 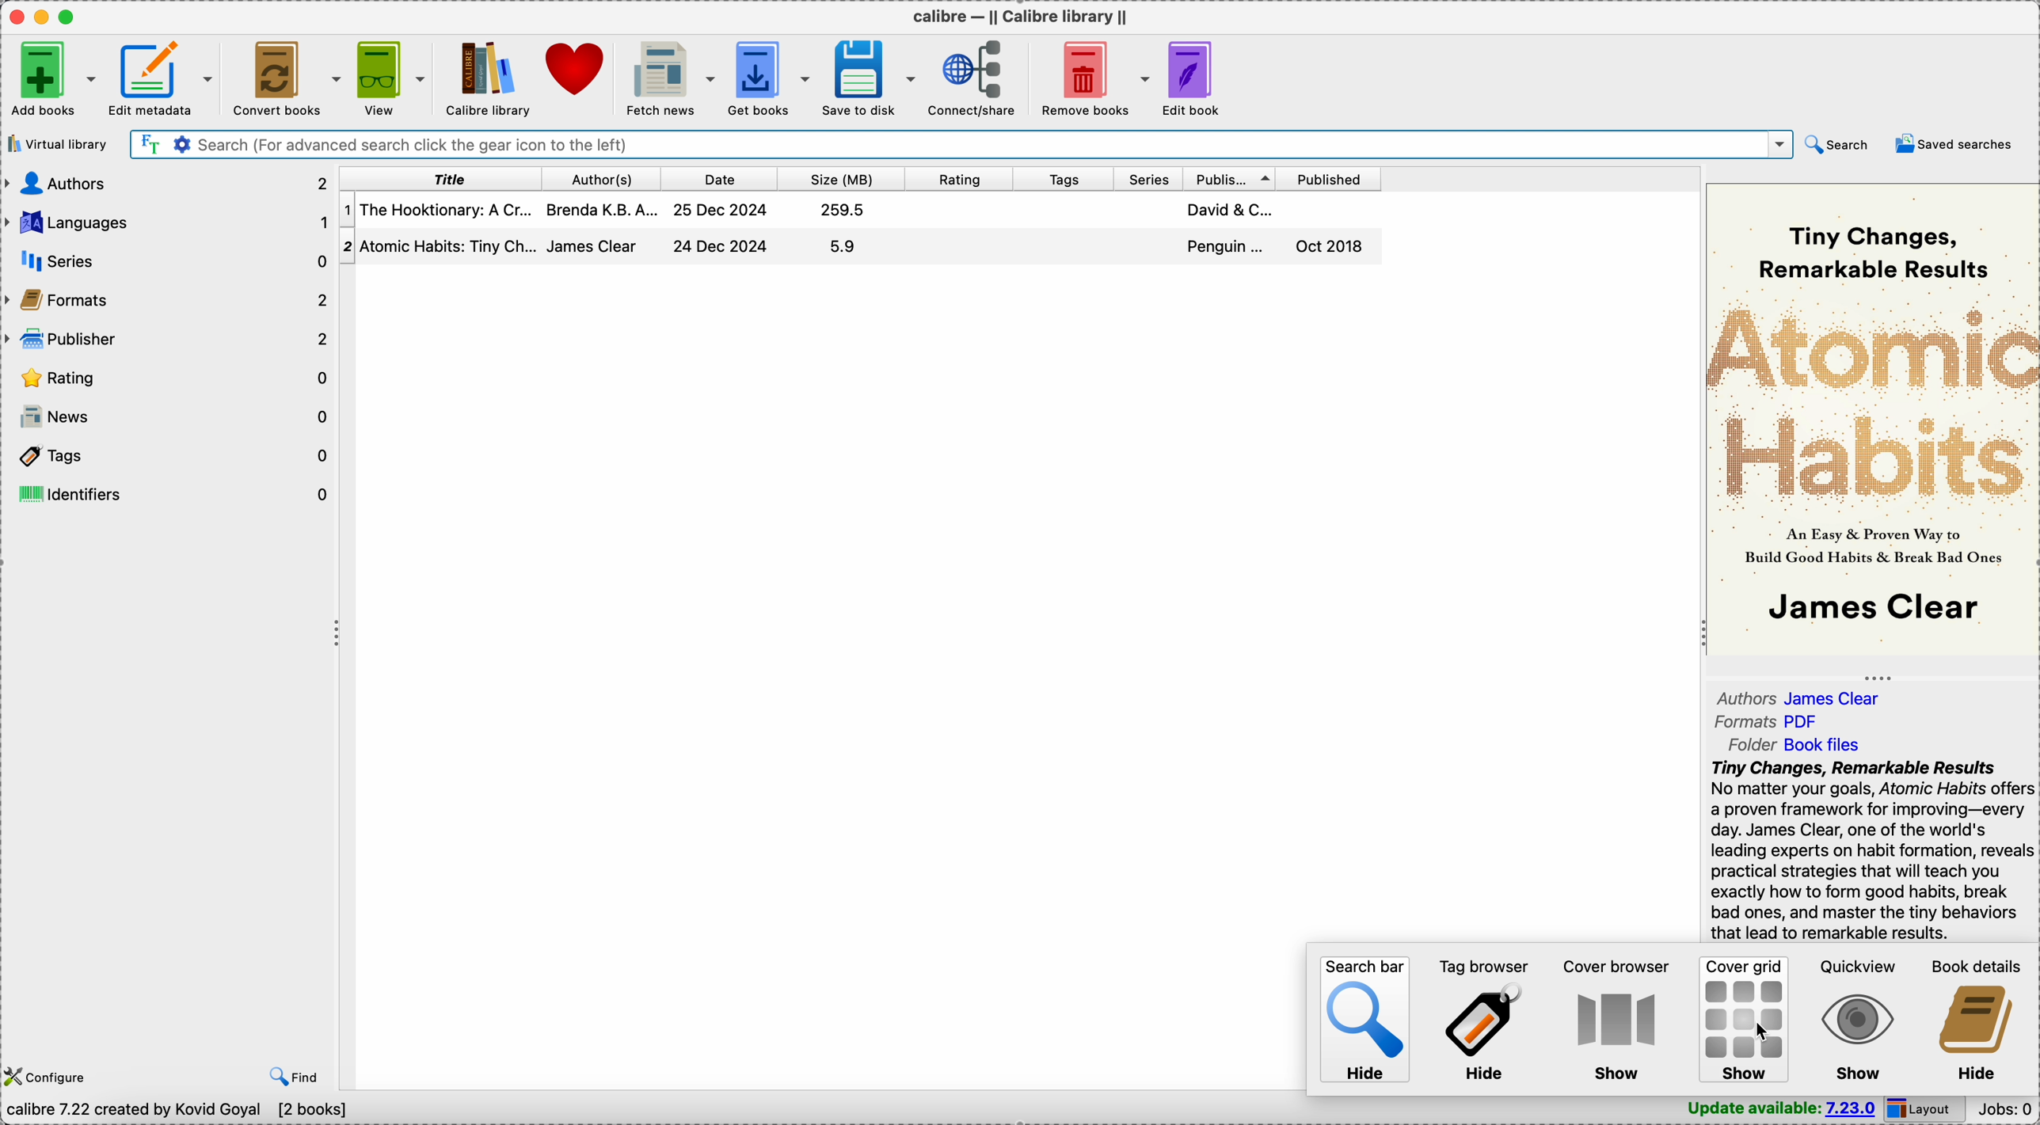 What do you see at coordinates (843, 246) in the screenshot?
I see `5.9` at bounding box center [843, 246].